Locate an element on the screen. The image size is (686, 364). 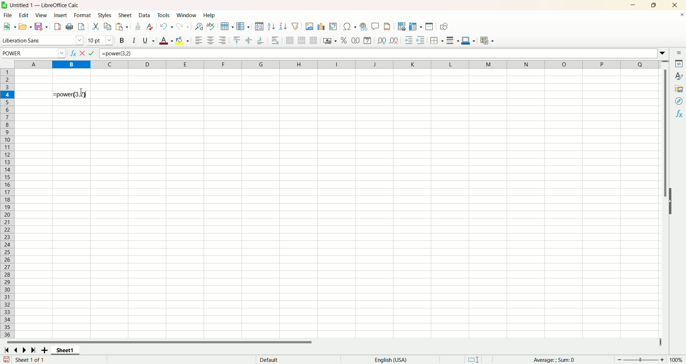
clone formatting is located at coordinates (139, 26).